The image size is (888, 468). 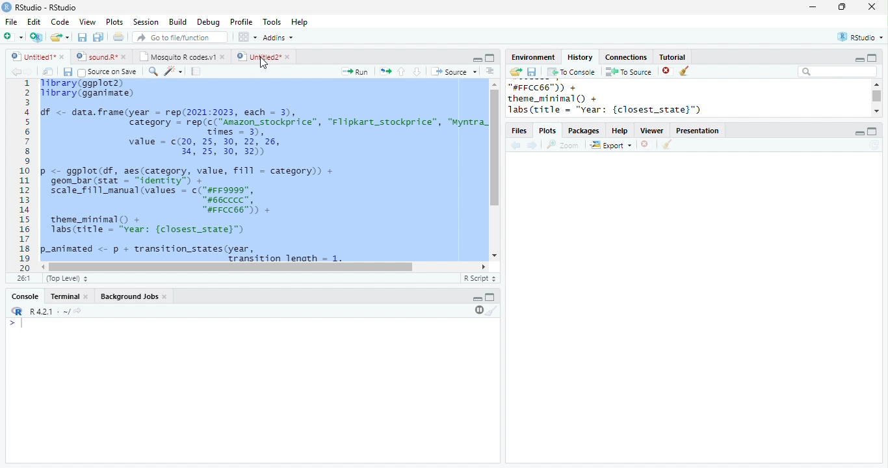 What do you see at coordinates (272, 21) in the screenshot?
I see `Tools` at bounding box center [272, 21].